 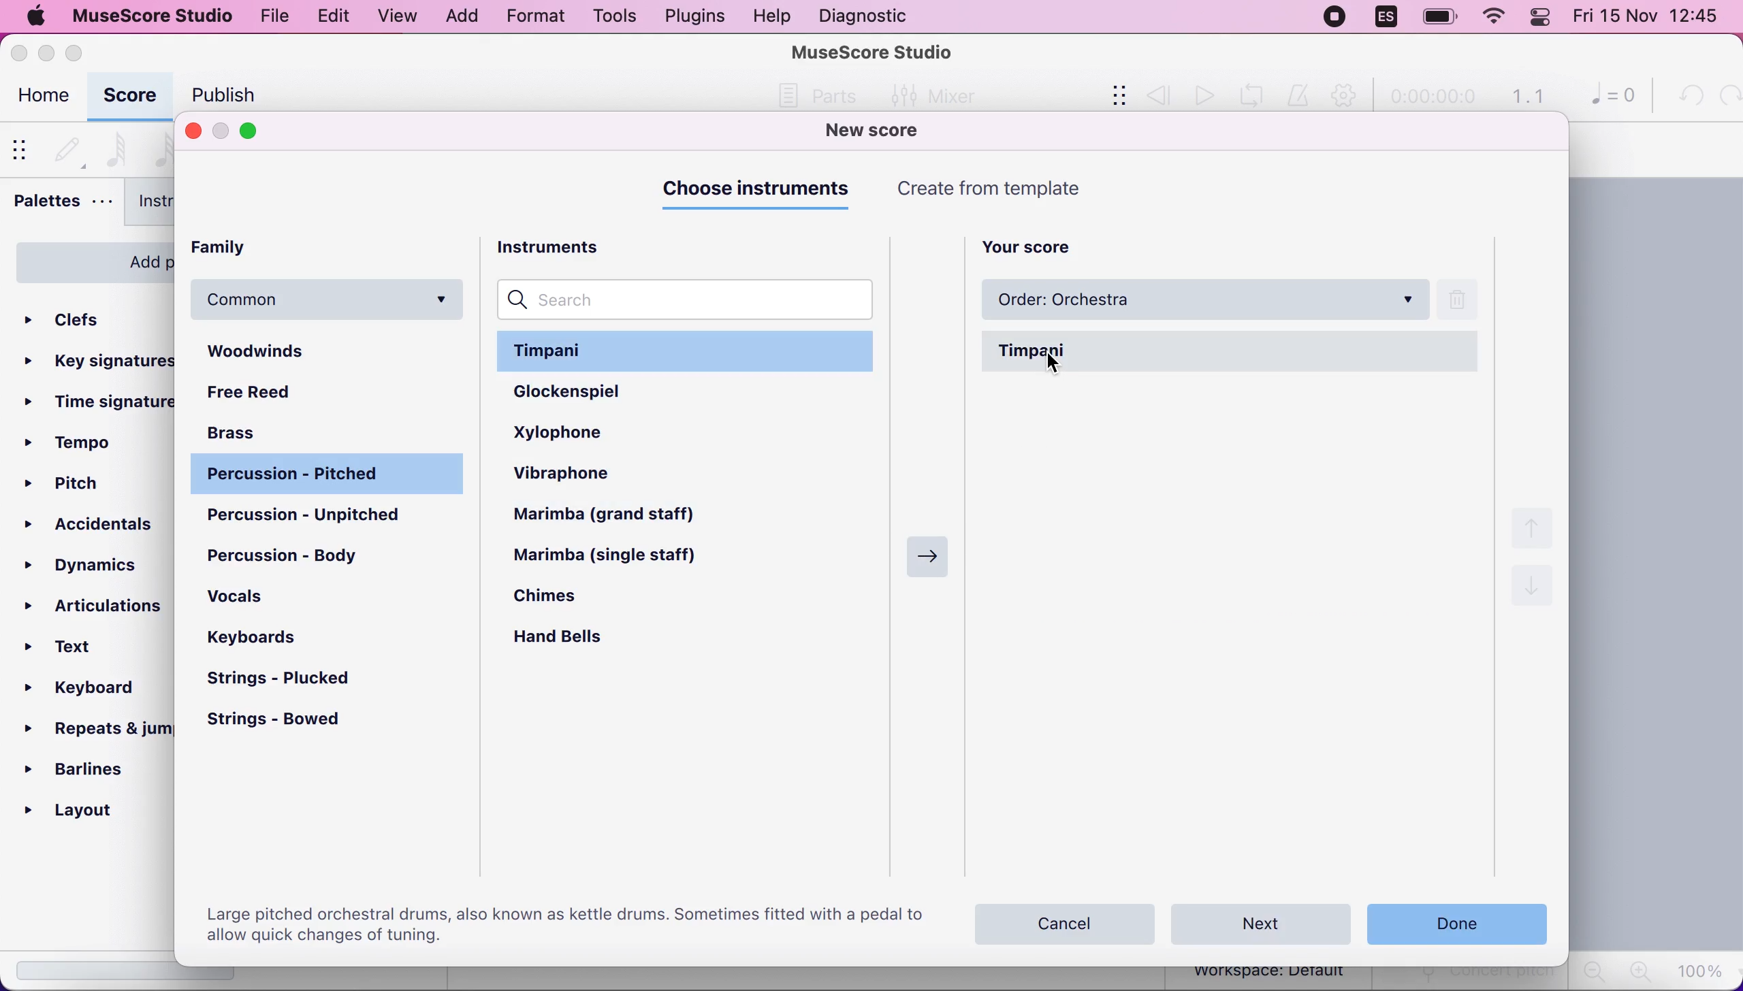 What do you see at coordinates (1727, 96) in the screenshot?
I see `redo` at bounding box center [1727, 96].